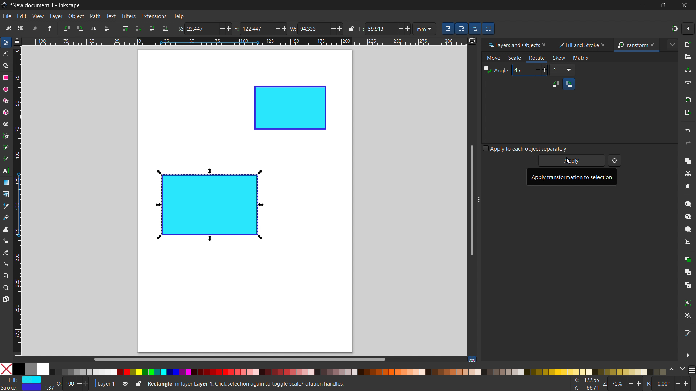 The width and height of the screenshot is (696, 391). What do you see at coordinates (22, 379) in the screenshot?
I see `Fill` at bounding box center [22, 379].